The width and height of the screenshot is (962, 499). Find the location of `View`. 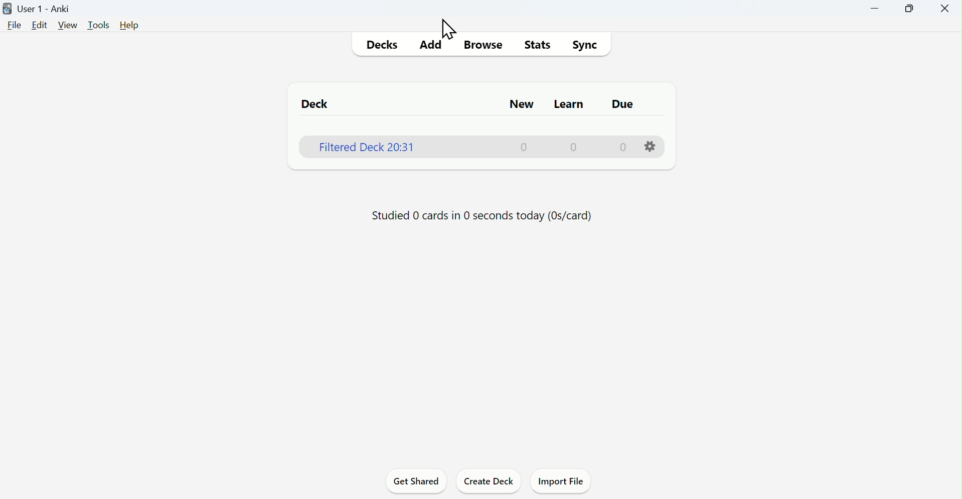

View is located at coordinates (68, 25).